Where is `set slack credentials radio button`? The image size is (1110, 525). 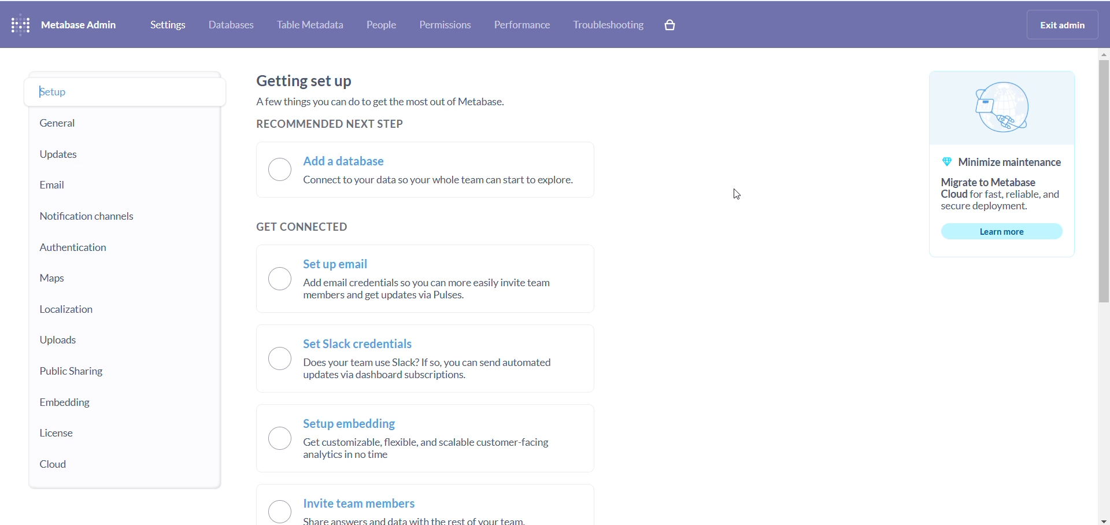
set slack credentials radio button is located at coordinates (268, 360).